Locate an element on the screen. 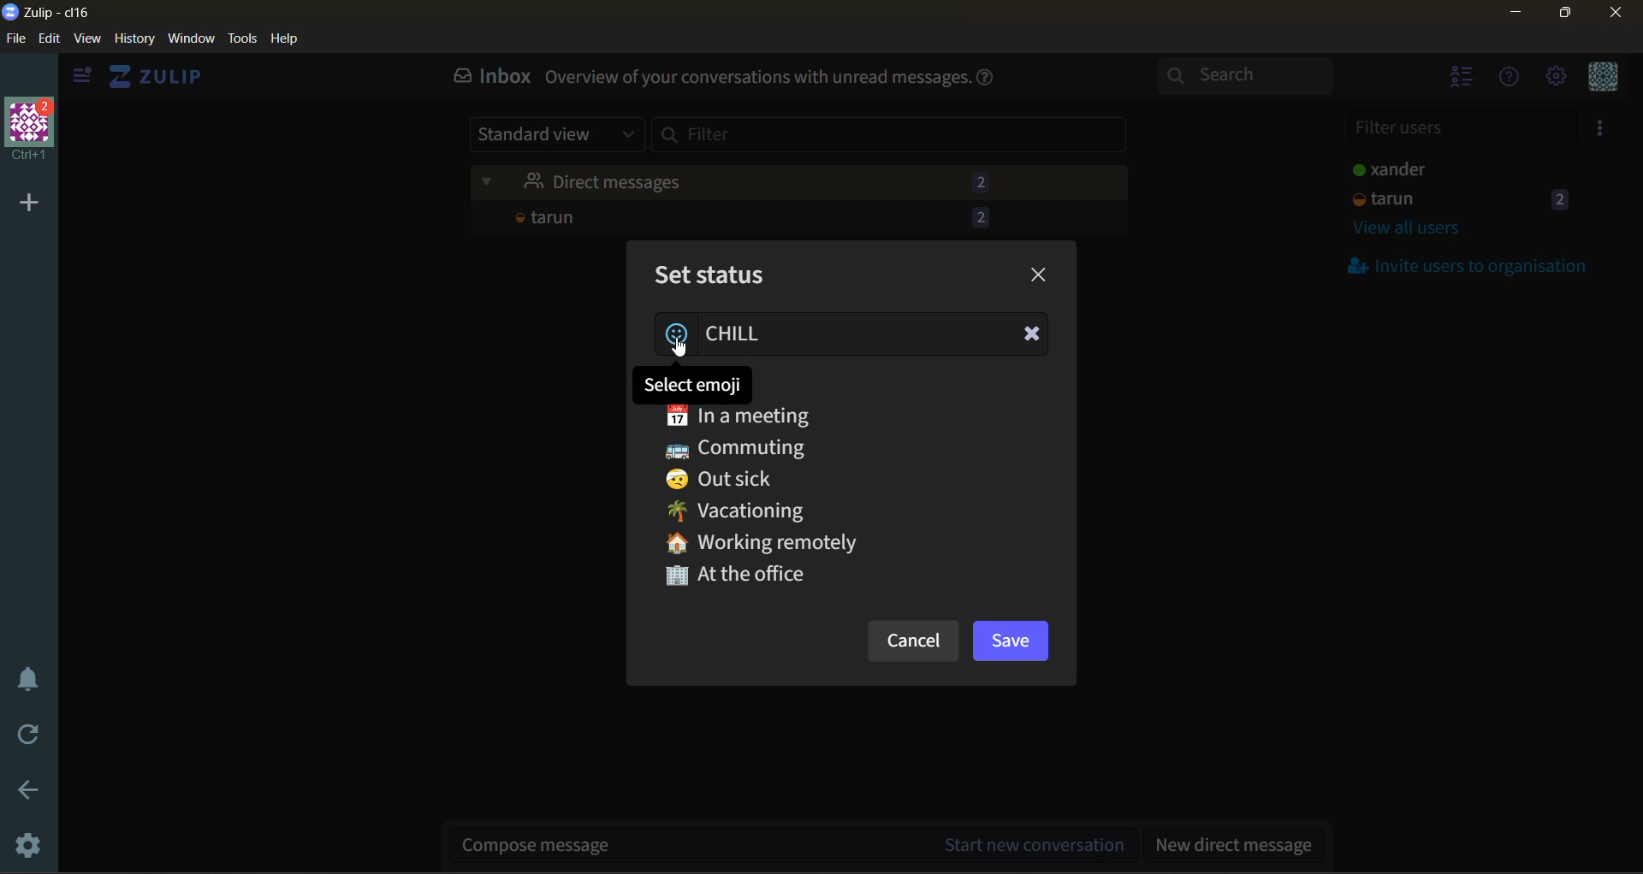 The height and width of the screenshot is (874, 1643). hide users list is located at coordinates (1456, 81).